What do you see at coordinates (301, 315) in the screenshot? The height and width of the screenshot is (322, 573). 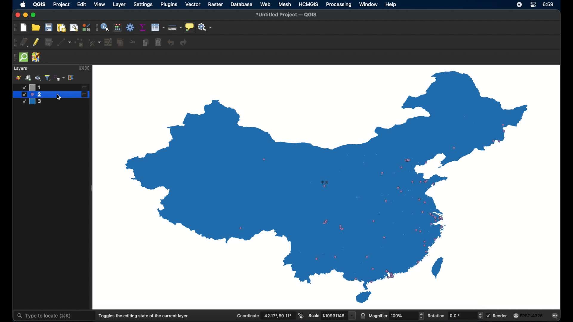 I see `toggle extents and mouse display position` at bounding box center [301, 315].